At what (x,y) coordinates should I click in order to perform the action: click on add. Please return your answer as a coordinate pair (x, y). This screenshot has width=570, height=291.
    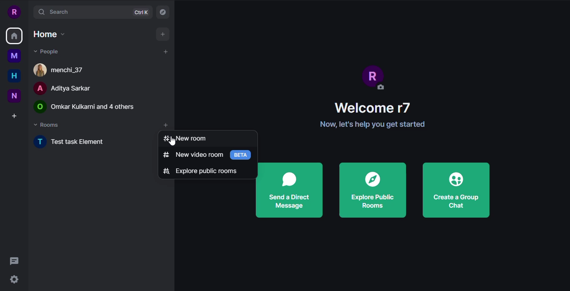
    Looking at the image, I should click on (167, 125).